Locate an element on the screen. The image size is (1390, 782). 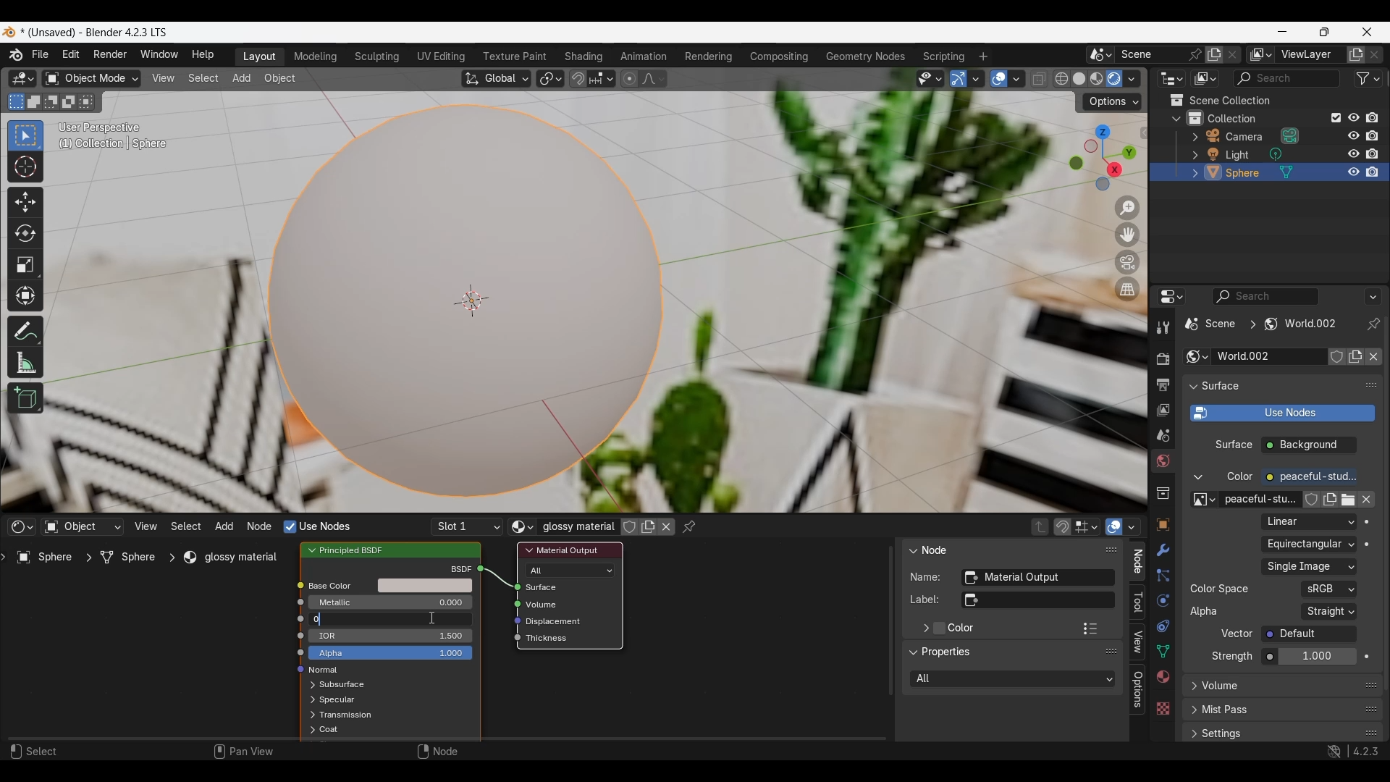
Float volume is located at coordinates (1370, 685).